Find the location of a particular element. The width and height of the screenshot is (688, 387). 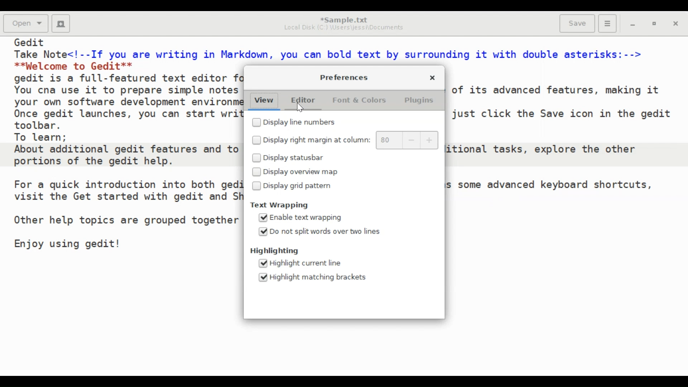

Close is located at coordinates (433, 77).